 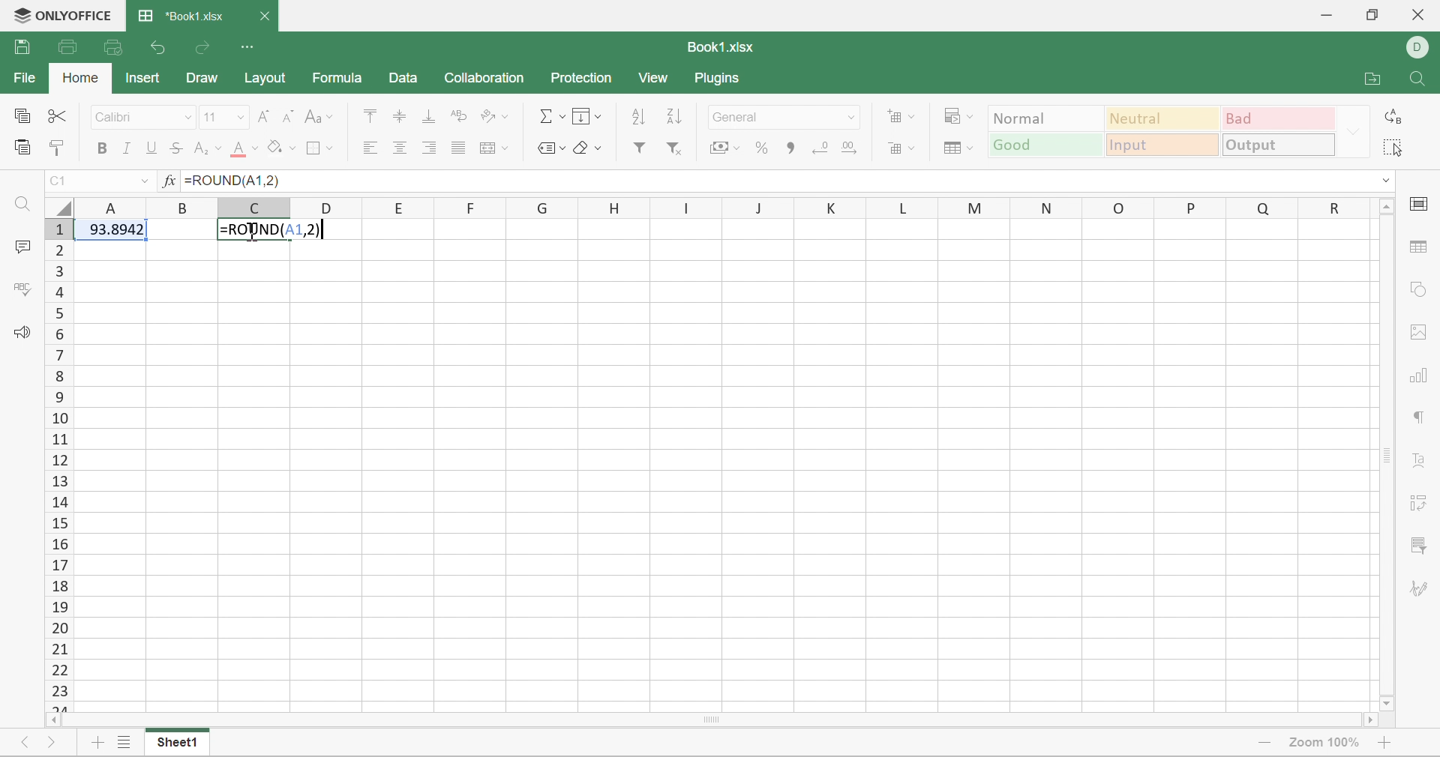 I want to click on Align Right, so click(x=430, y=145).